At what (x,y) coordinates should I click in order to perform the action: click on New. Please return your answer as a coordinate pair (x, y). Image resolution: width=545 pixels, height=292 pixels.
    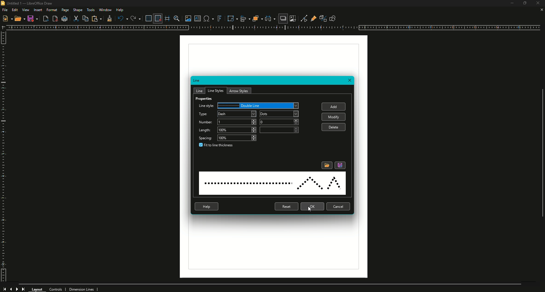
    Looking at the image, I should click on (7, 18).